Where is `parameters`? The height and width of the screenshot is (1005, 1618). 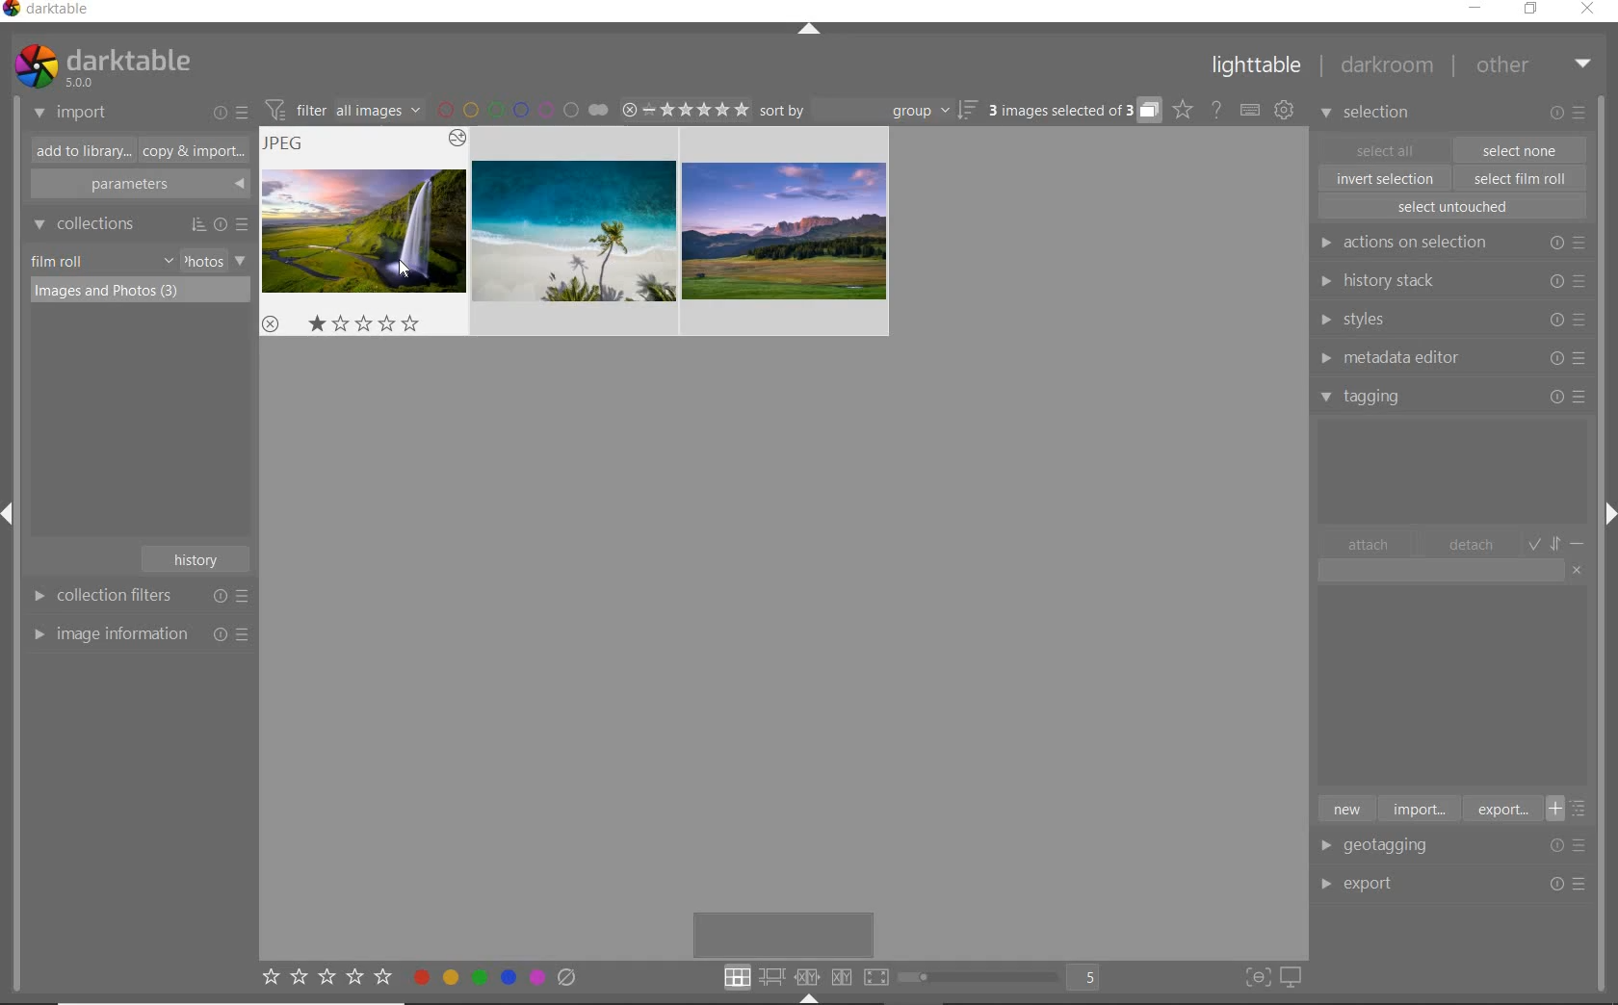
parameters is located at coordinates (138, 185).